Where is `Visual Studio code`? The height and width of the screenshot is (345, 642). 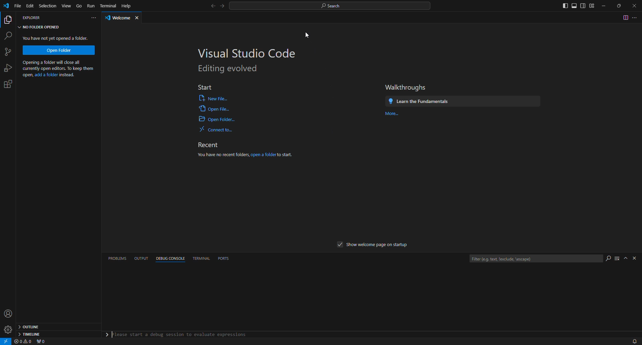
Visual Studio code is located at coordinates (243, 52).